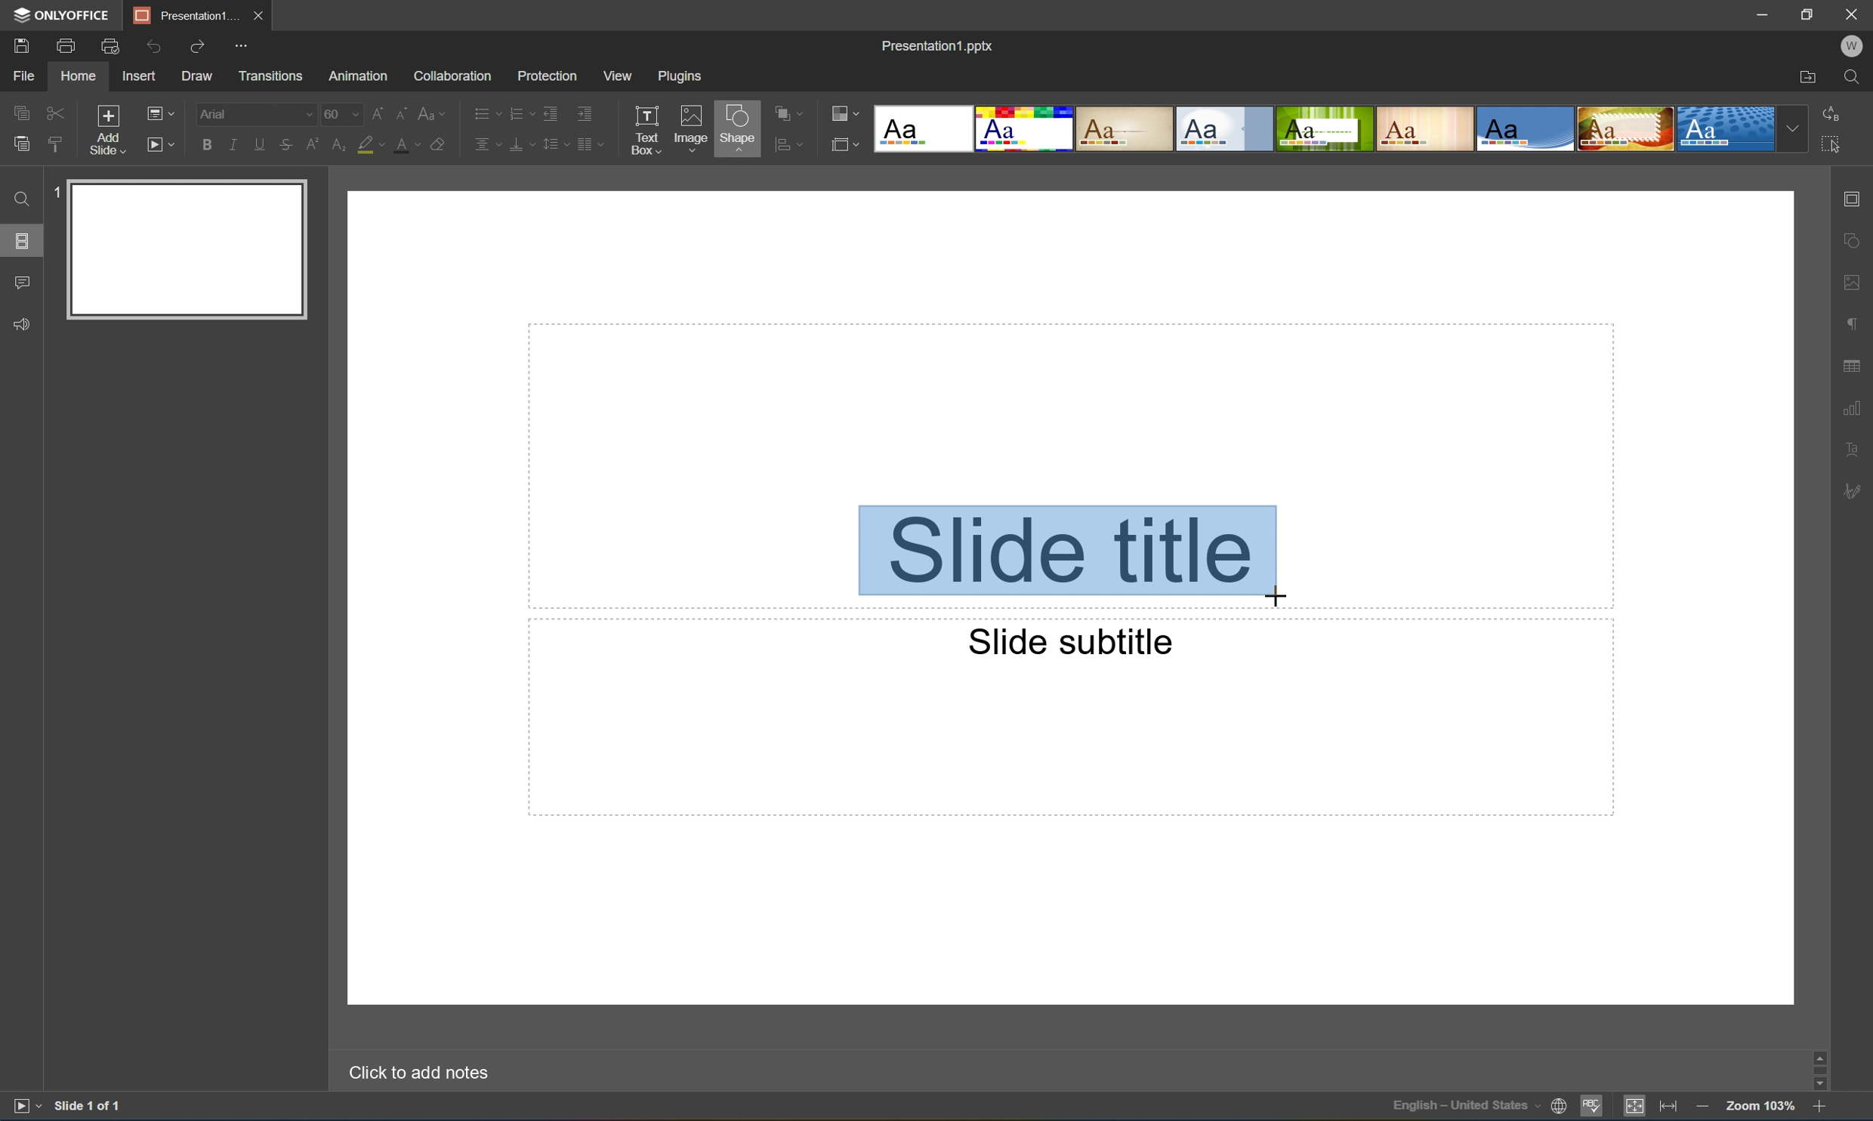  I want to click on Fit to slide, so click(1638, 1110).